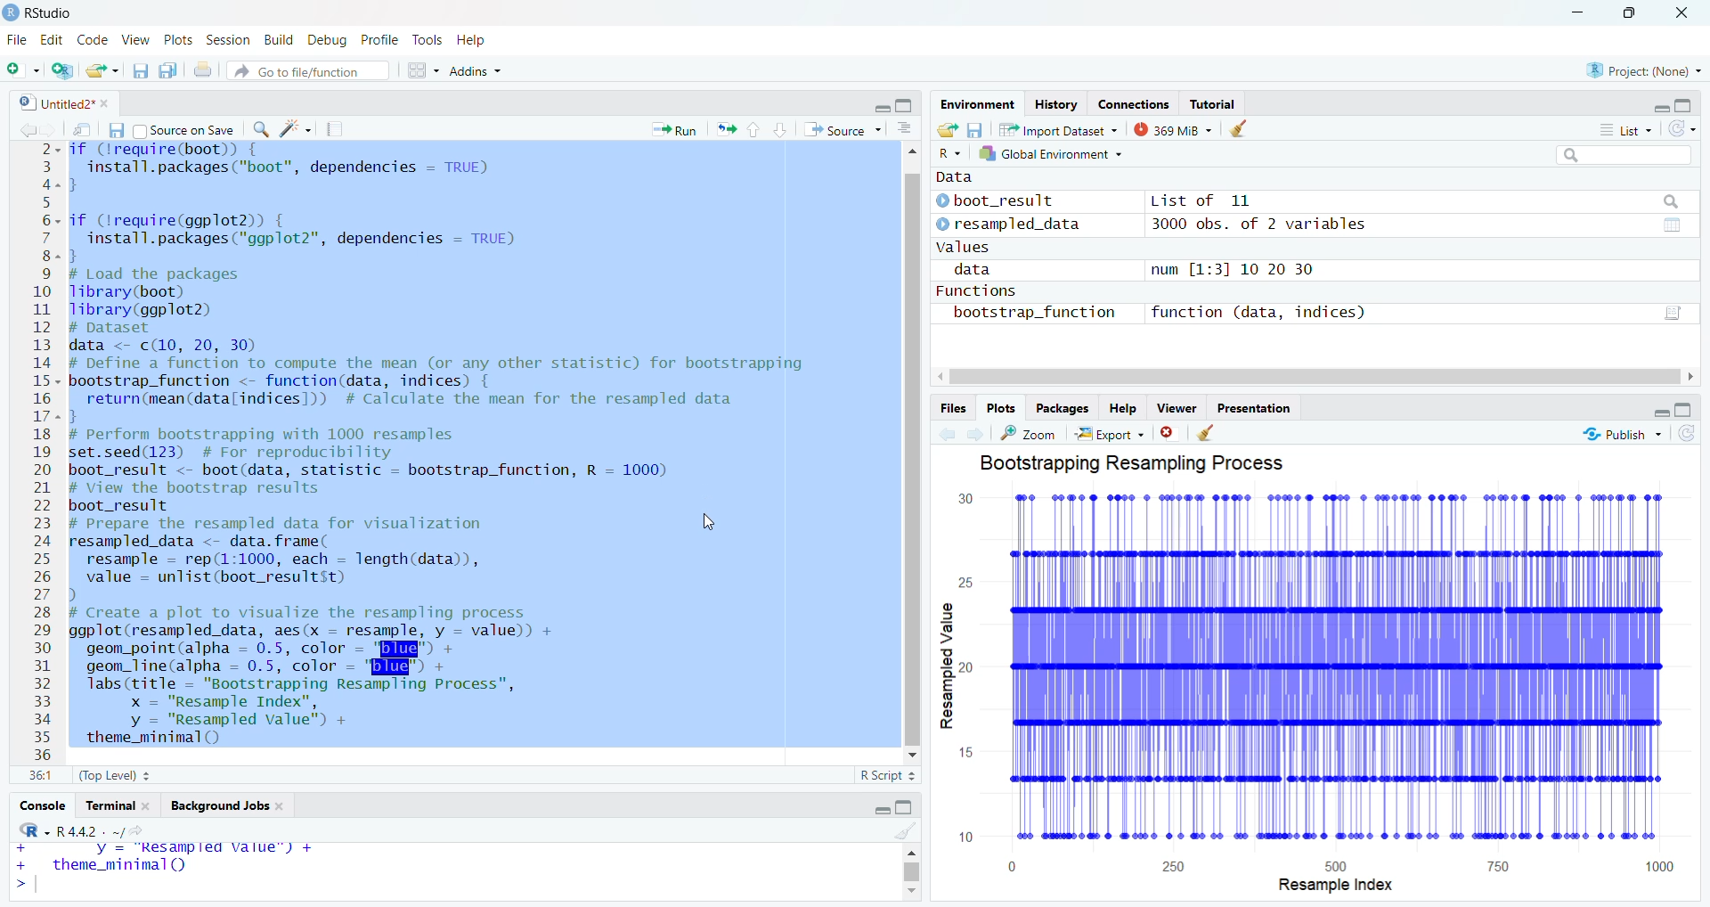 The width and height of the screenshot is (1710, 907). Describe the element at coordinates (1685, 410) in the screenshot. I see `hide console` at that location.